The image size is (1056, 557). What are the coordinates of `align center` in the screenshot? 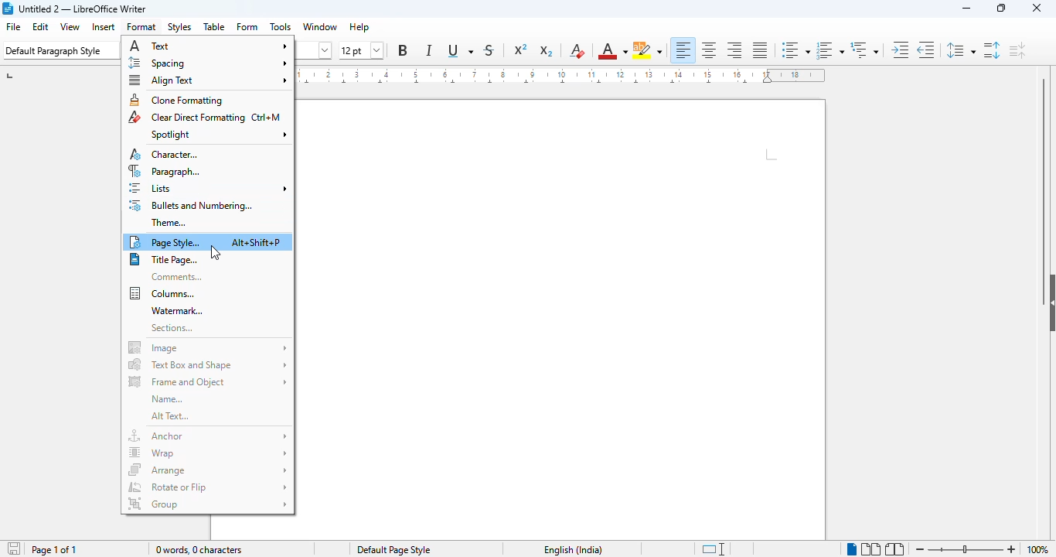 It's located at (710, 50).